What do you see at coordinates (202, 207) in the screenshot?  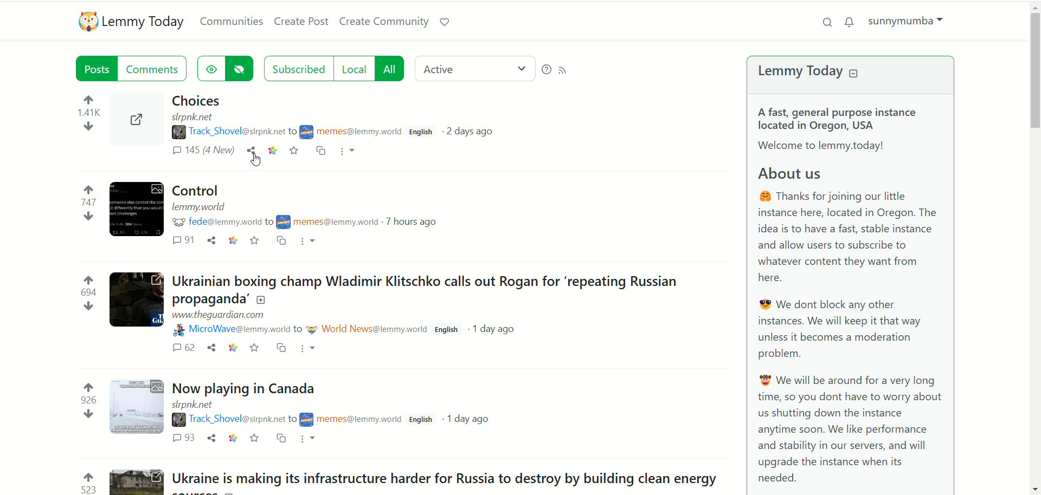 I see `URL` at bounding box center [202, 207].